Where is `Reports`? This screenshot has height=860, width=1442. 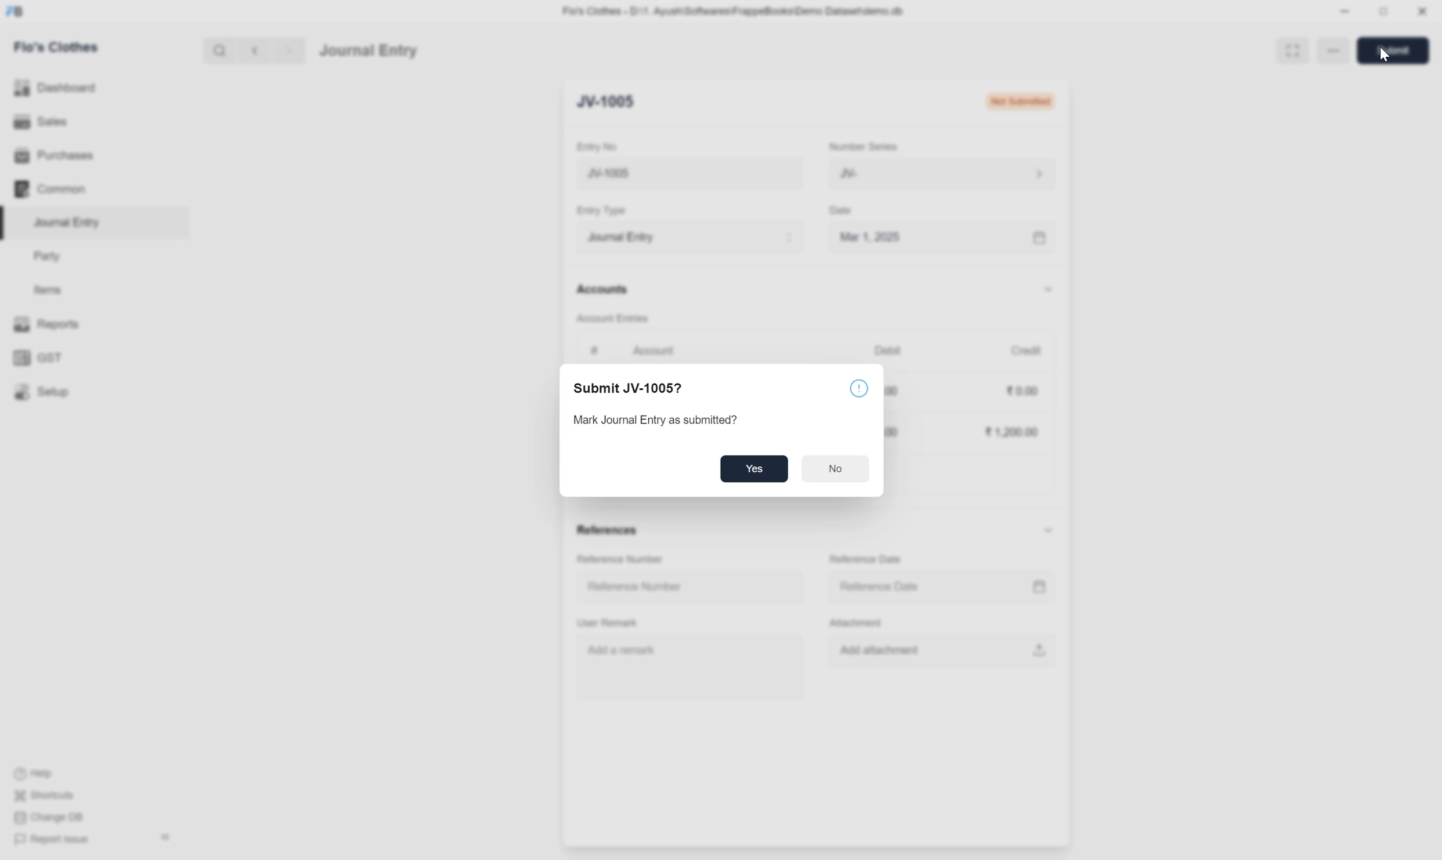
Reports is located at coordinates (50, 323).